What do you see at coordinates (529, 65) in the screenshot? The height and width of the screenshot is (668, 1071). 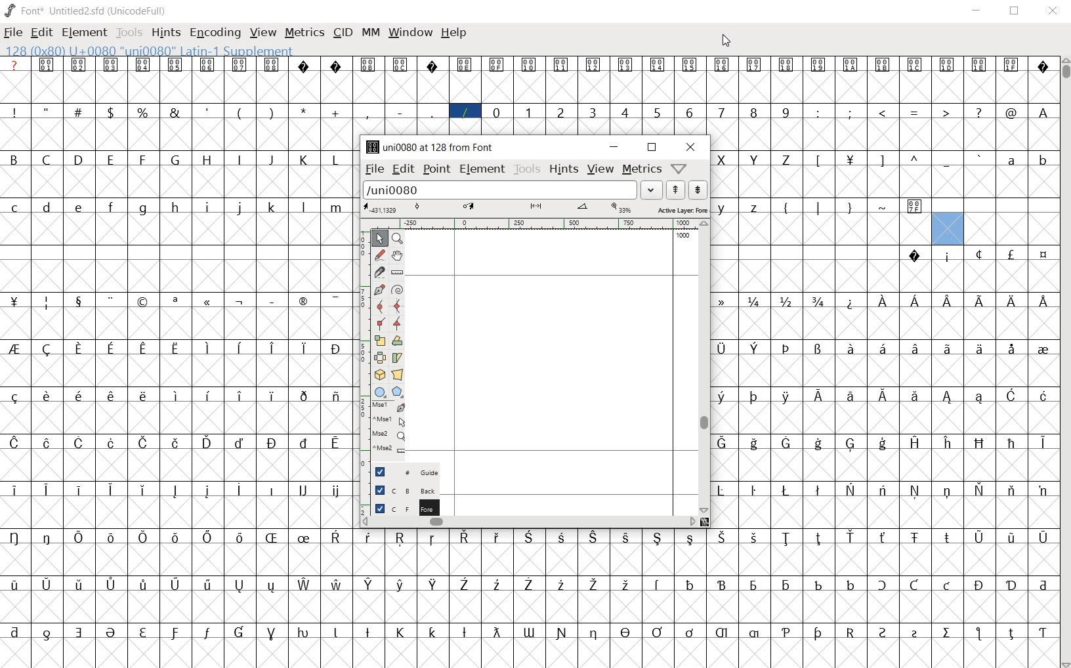 I see `glyph` at bounding box center [529, 65].